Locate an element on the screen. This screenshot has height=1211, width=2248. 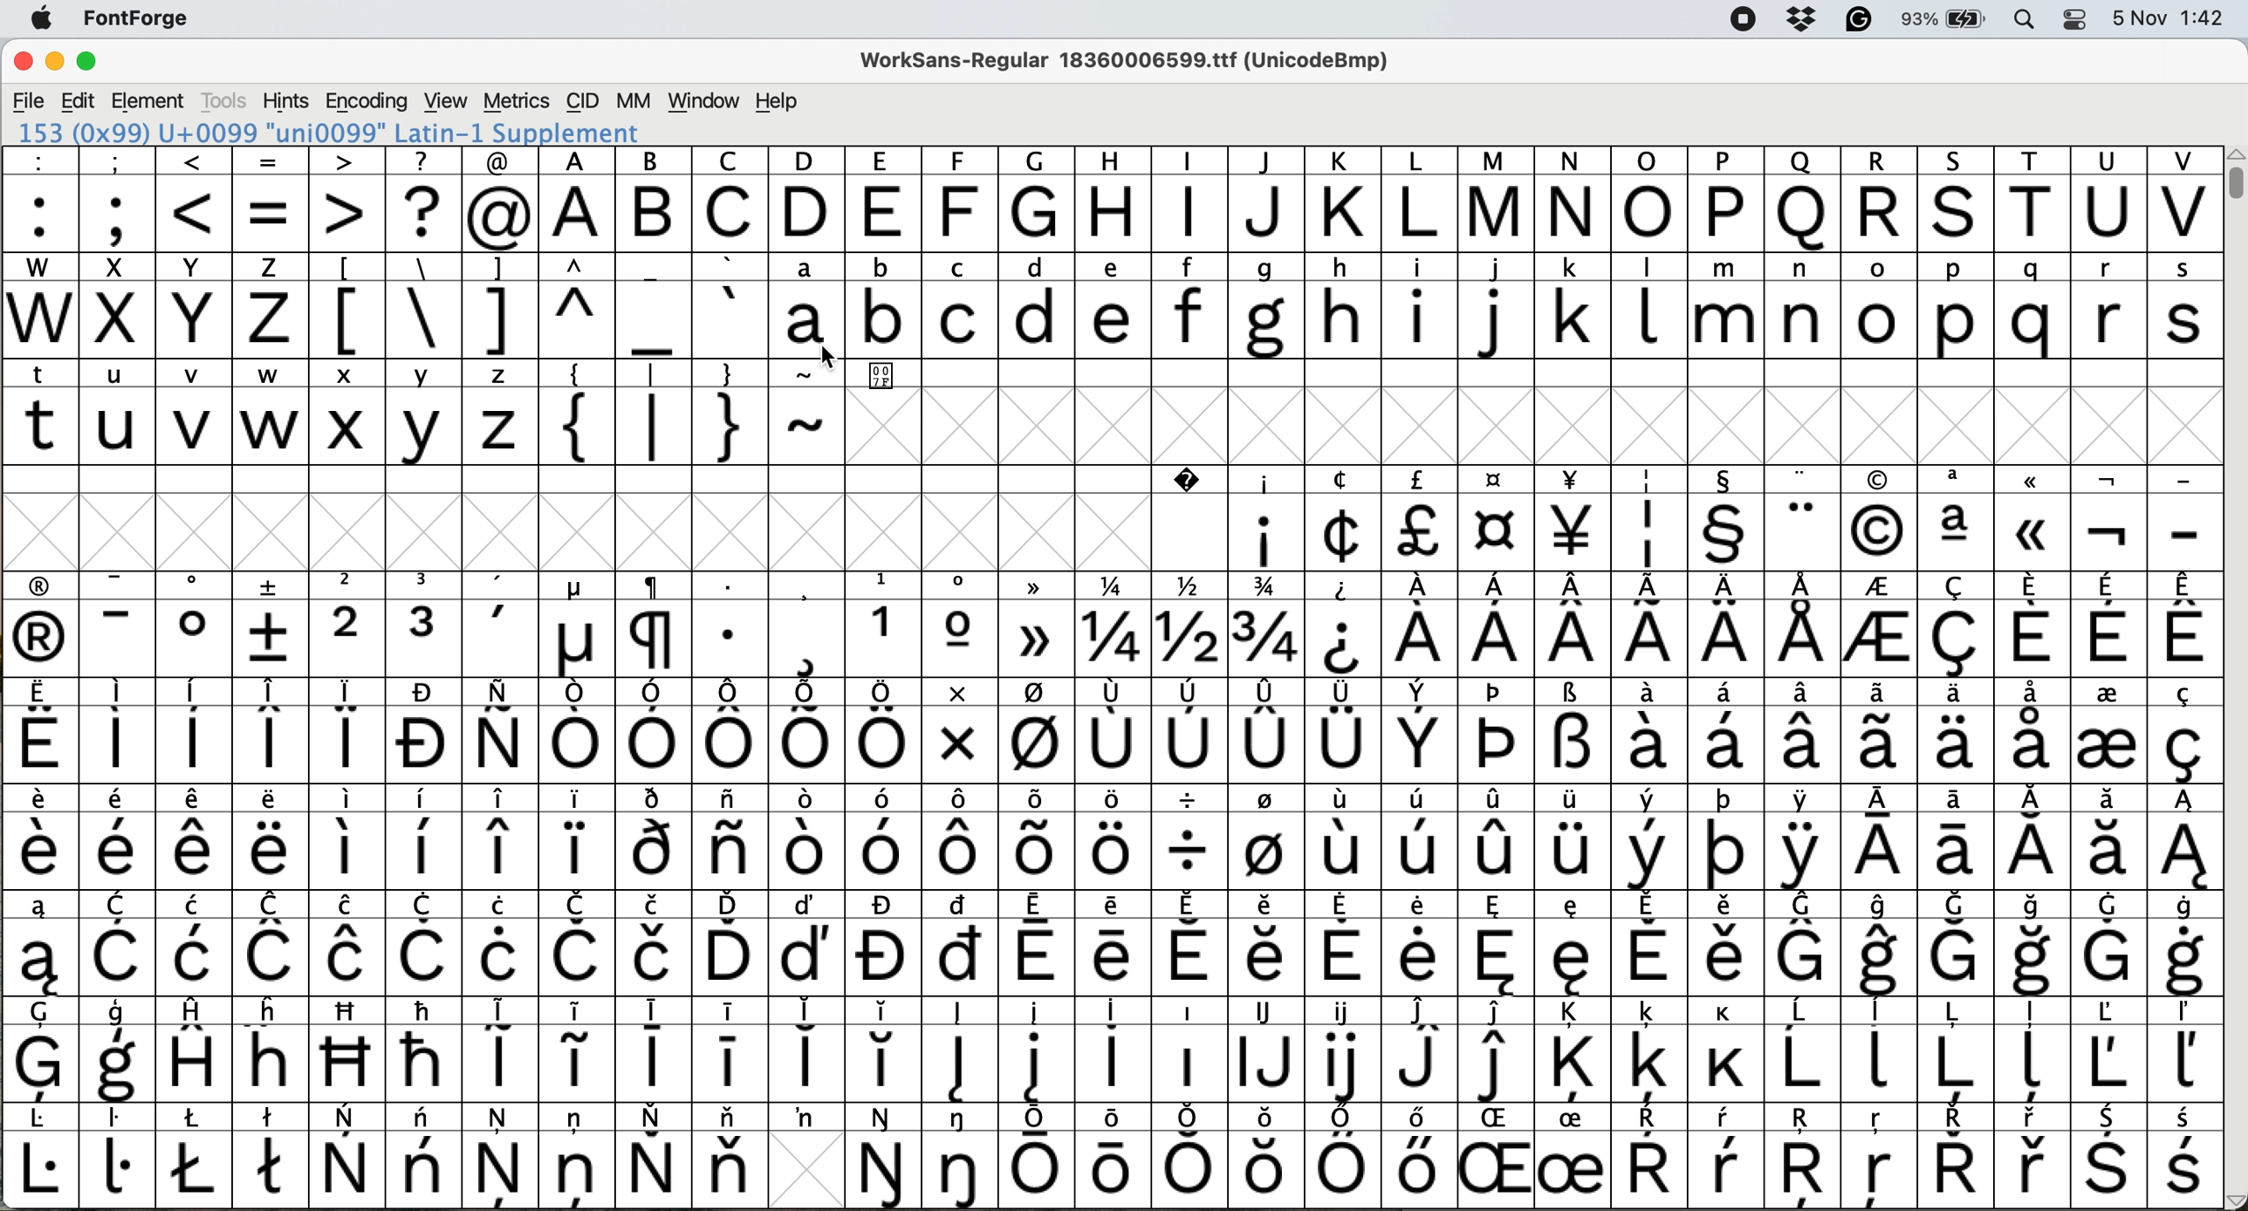
symbol is located at coordinates (1421, 520).